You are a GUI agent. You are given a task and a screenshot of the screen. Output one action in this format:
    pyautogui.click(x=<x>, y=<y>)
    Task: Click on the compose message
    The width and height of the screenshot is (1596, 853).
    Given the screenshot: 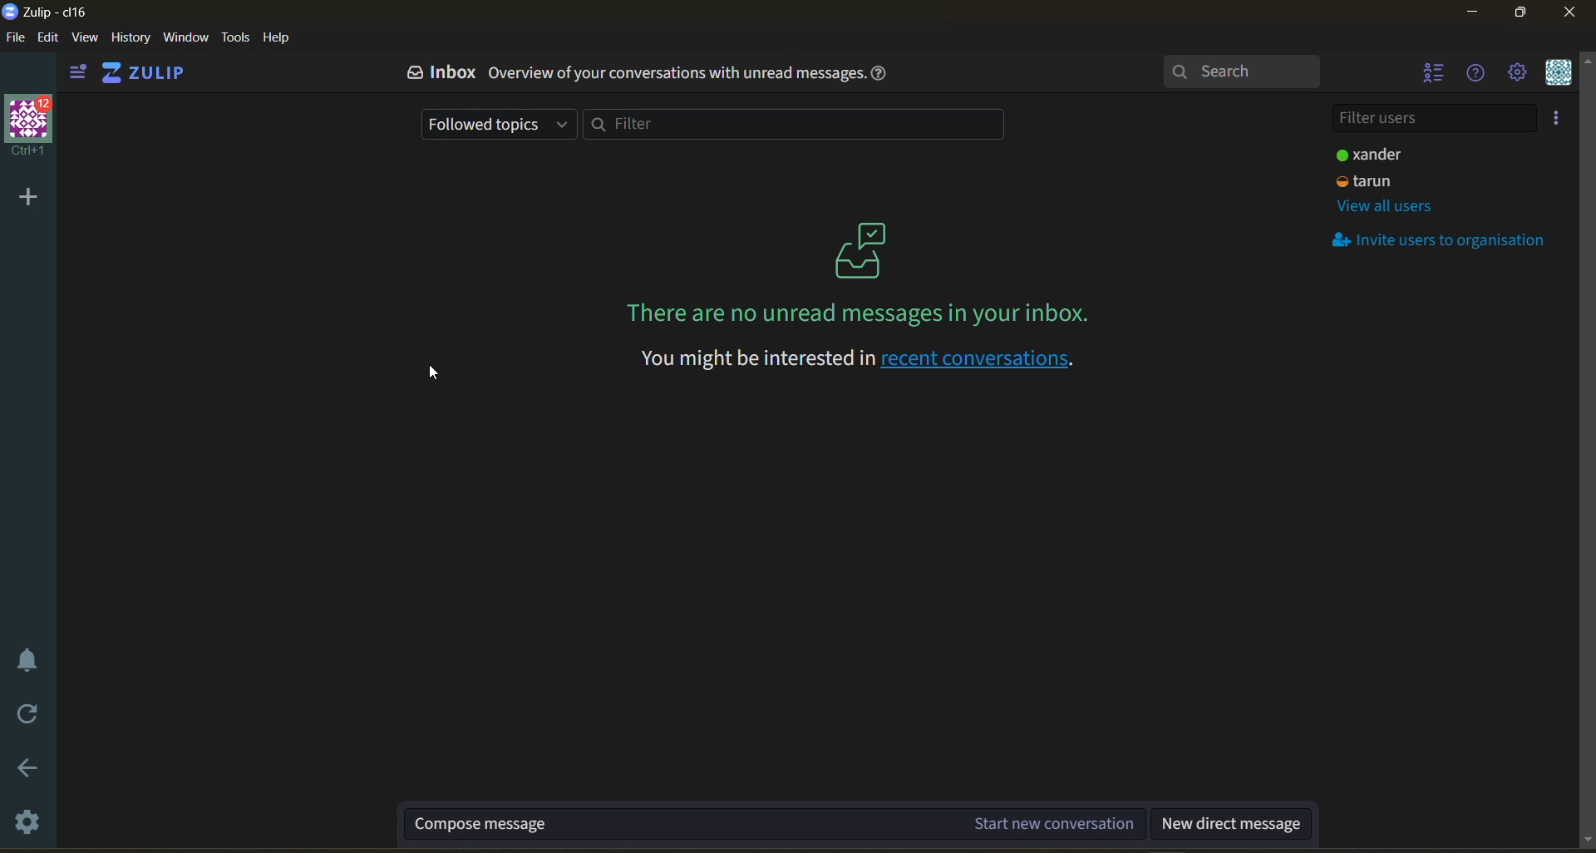 What is the action you would take?
    pyautogui.click(x=776, y=822)
    